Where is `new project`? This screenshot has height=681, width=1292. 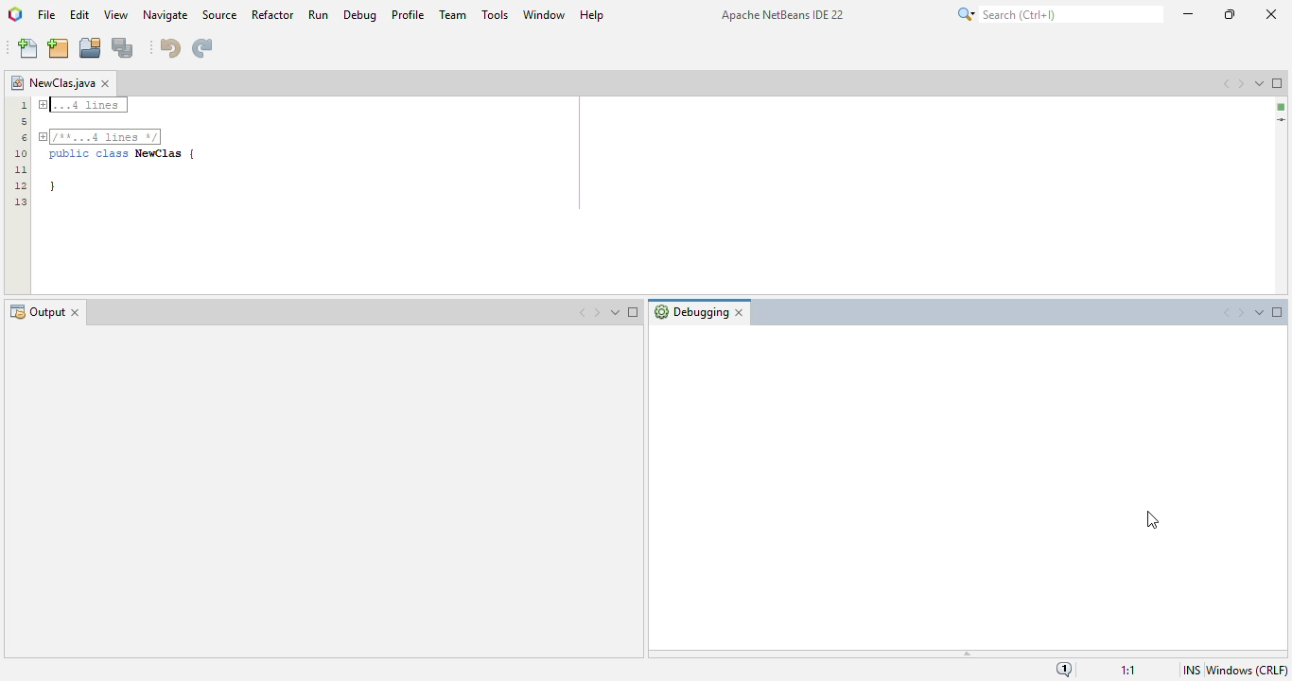
new project is located at coordinates (59, 48).